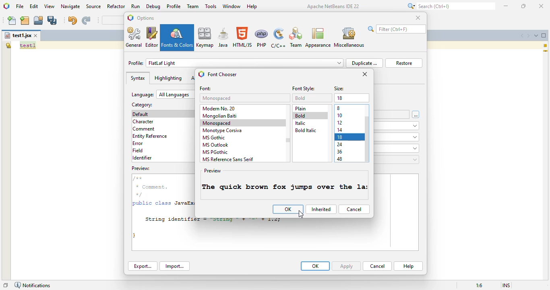 This screenshot has width=550, height=290. Describe the element at coordinates (39, 21) in the screenshot. I see `open project` at that location.